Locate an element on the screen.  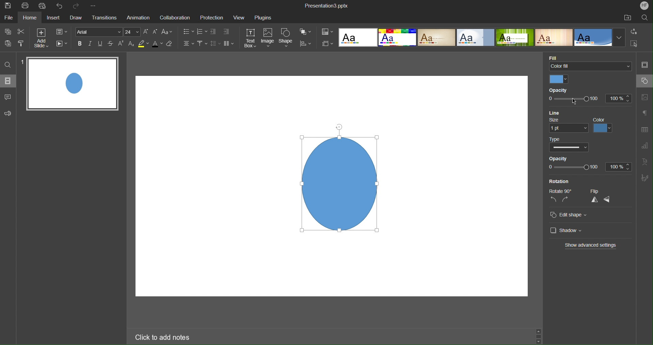
Color fill is located at coordinates (591, 67).